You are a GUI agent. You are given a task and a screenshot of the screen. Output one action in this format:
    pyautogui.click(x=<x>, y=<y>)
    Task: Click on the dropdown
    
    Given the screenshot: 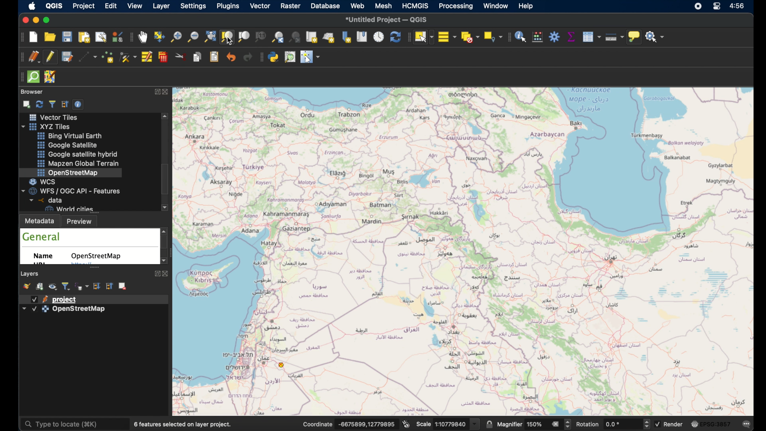 What is the action you would take?
    pyautogui.click(x=24, y=308)
    